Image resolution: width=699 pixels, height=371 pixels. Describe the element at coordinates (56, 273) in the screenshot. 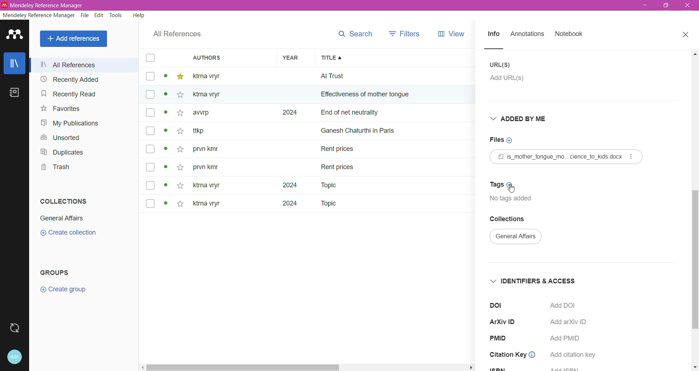

I see `Groups` at that location.